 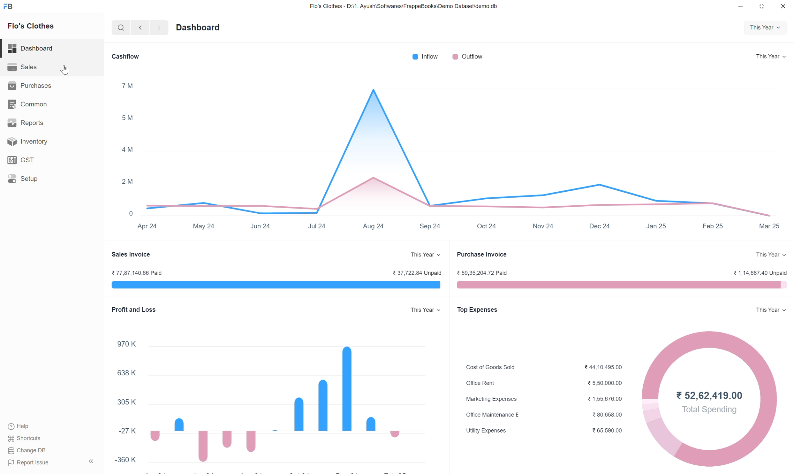 What do you see at coordinates (26, 464) in the screenshot?
I see `Report Issue` at bounding box center [26, 464].